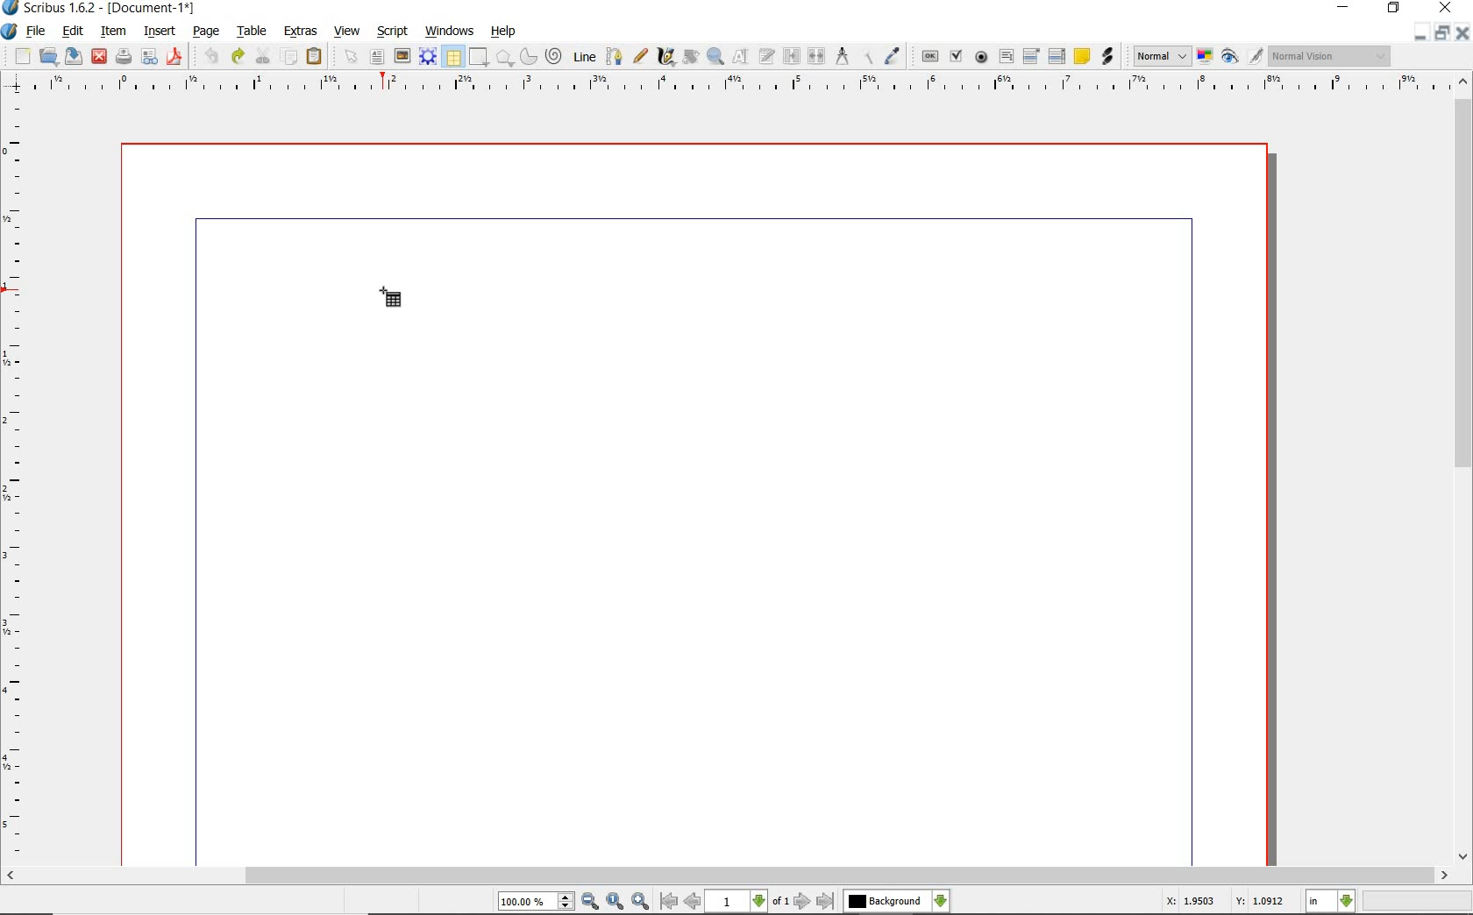  What do you see at coordinates (1224, 902) in the screenshot?
I see `X: 1.9503 Y: 1.0912` at bounding box center [1224, 902].